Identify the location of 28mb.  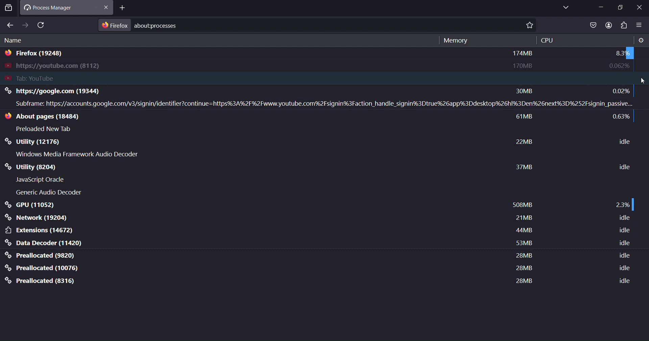
(522, 268).